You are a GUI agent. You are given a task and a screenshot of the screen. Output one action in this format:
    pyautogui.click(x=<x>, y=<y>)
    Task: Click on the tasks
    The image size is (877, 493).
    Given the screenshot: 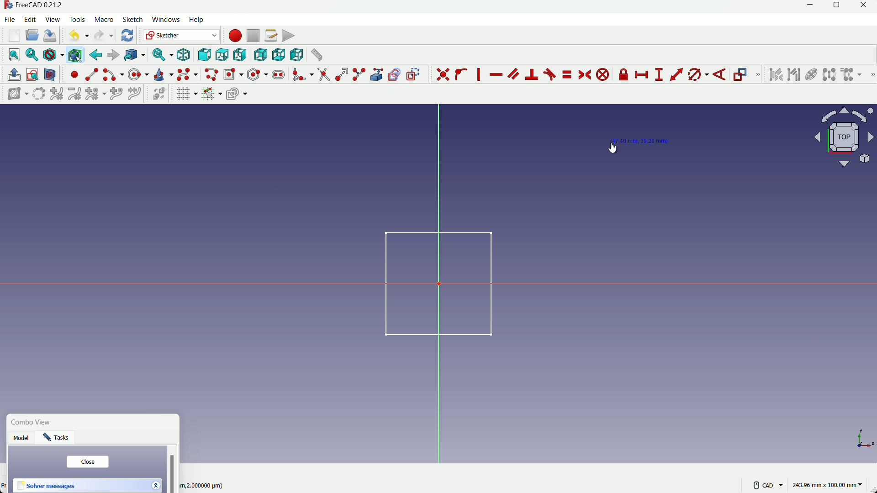 What is the action you would take?
    pyautogui.click(x=58, y=439)
    